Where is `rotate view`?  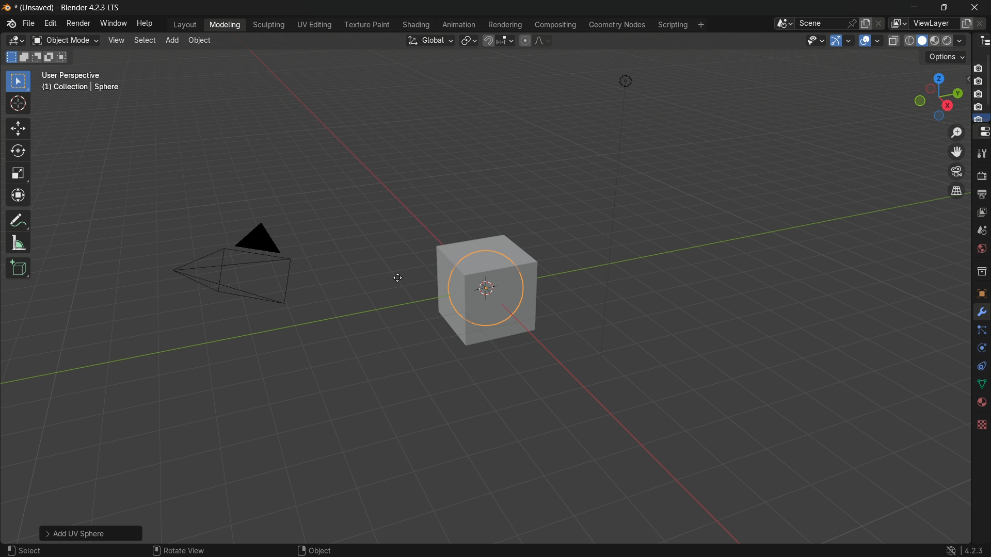
rotate view is located at coordinates (177, 551).